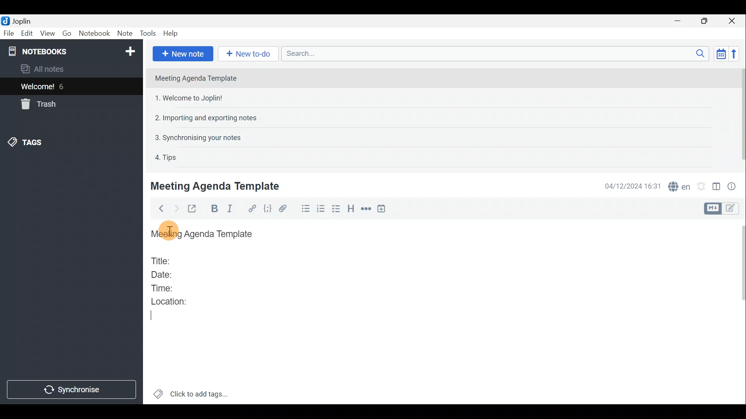 Image resolution: width=746 pixels, height=419 pixels. What do you see at coordinates (27, 34) in the screenshot?
I see `Edit` at bounding box center [27, 34].